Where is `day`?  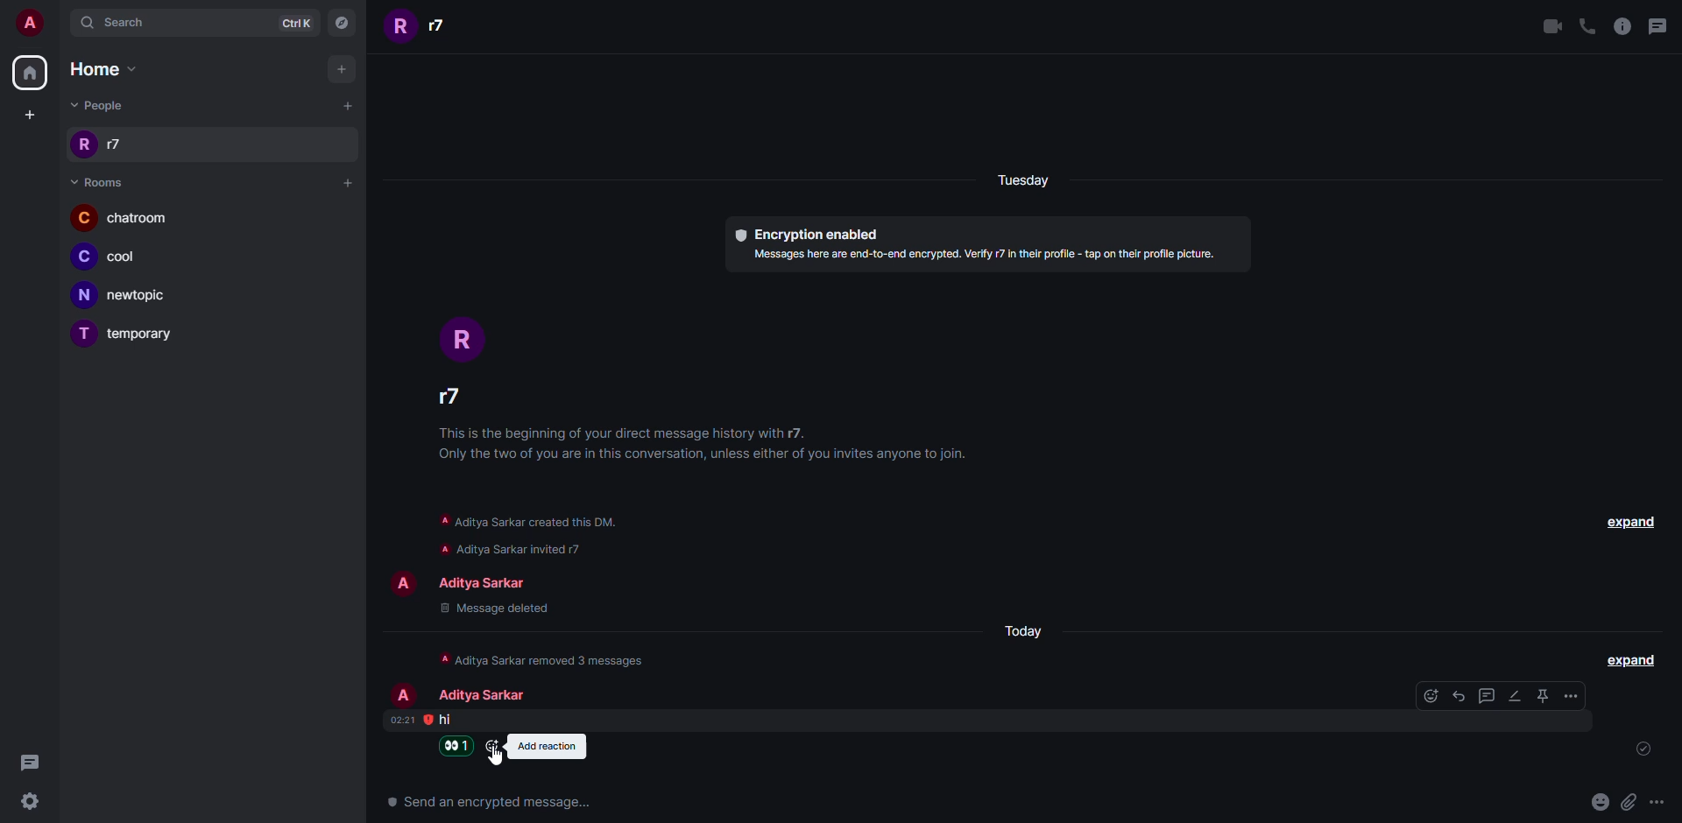
day is located at coordinates (1025, 630).